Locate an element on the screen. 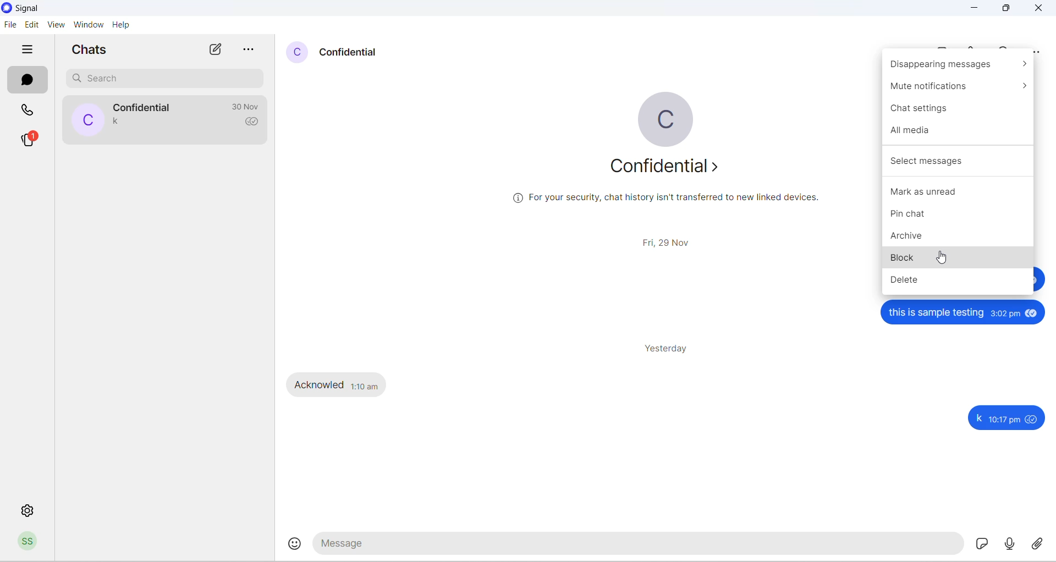 The width and height of the screenshot is (1056, 562). chats is located at coordinates (28, 80).